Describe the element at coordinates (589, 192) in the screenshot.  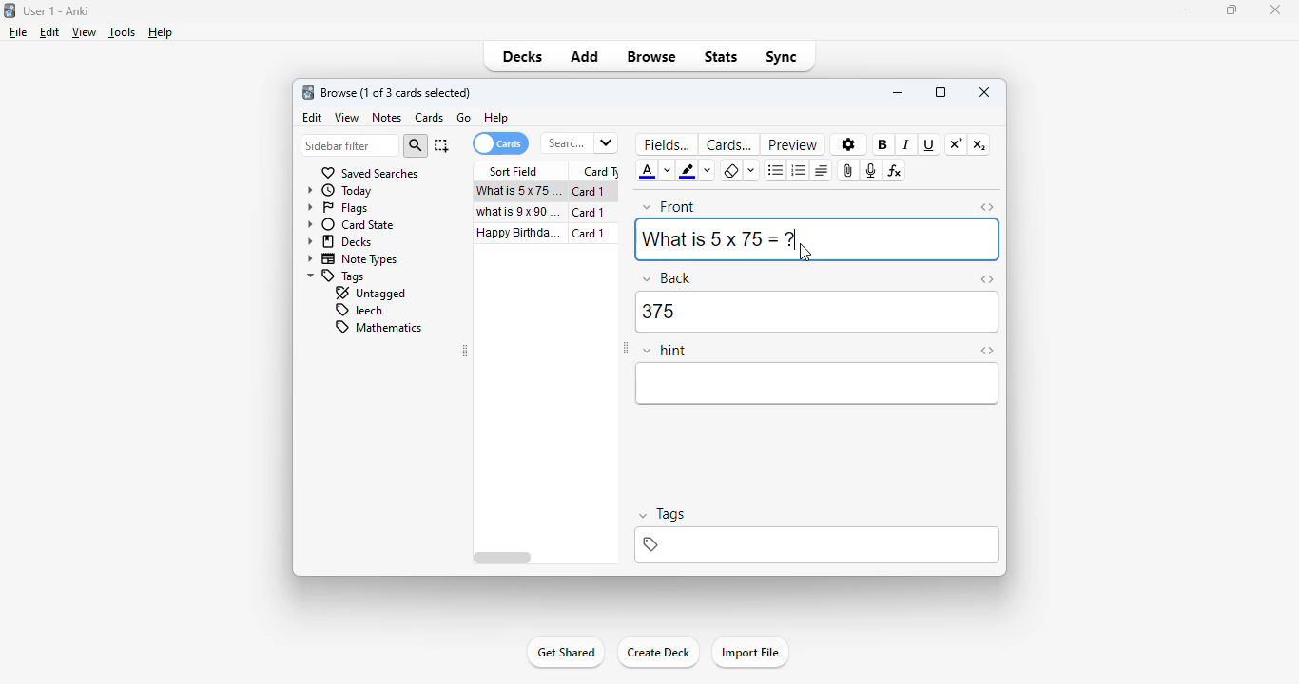
I see `card 1` at that location.